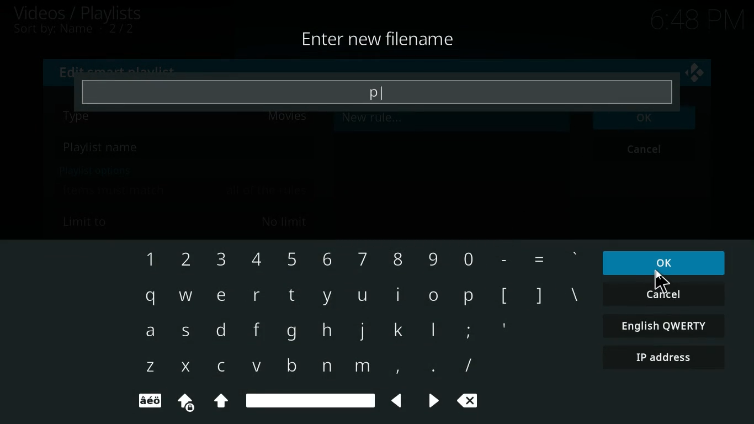 This screenshot has height=424, width=754. I want to click on ok, so click(646, 124).